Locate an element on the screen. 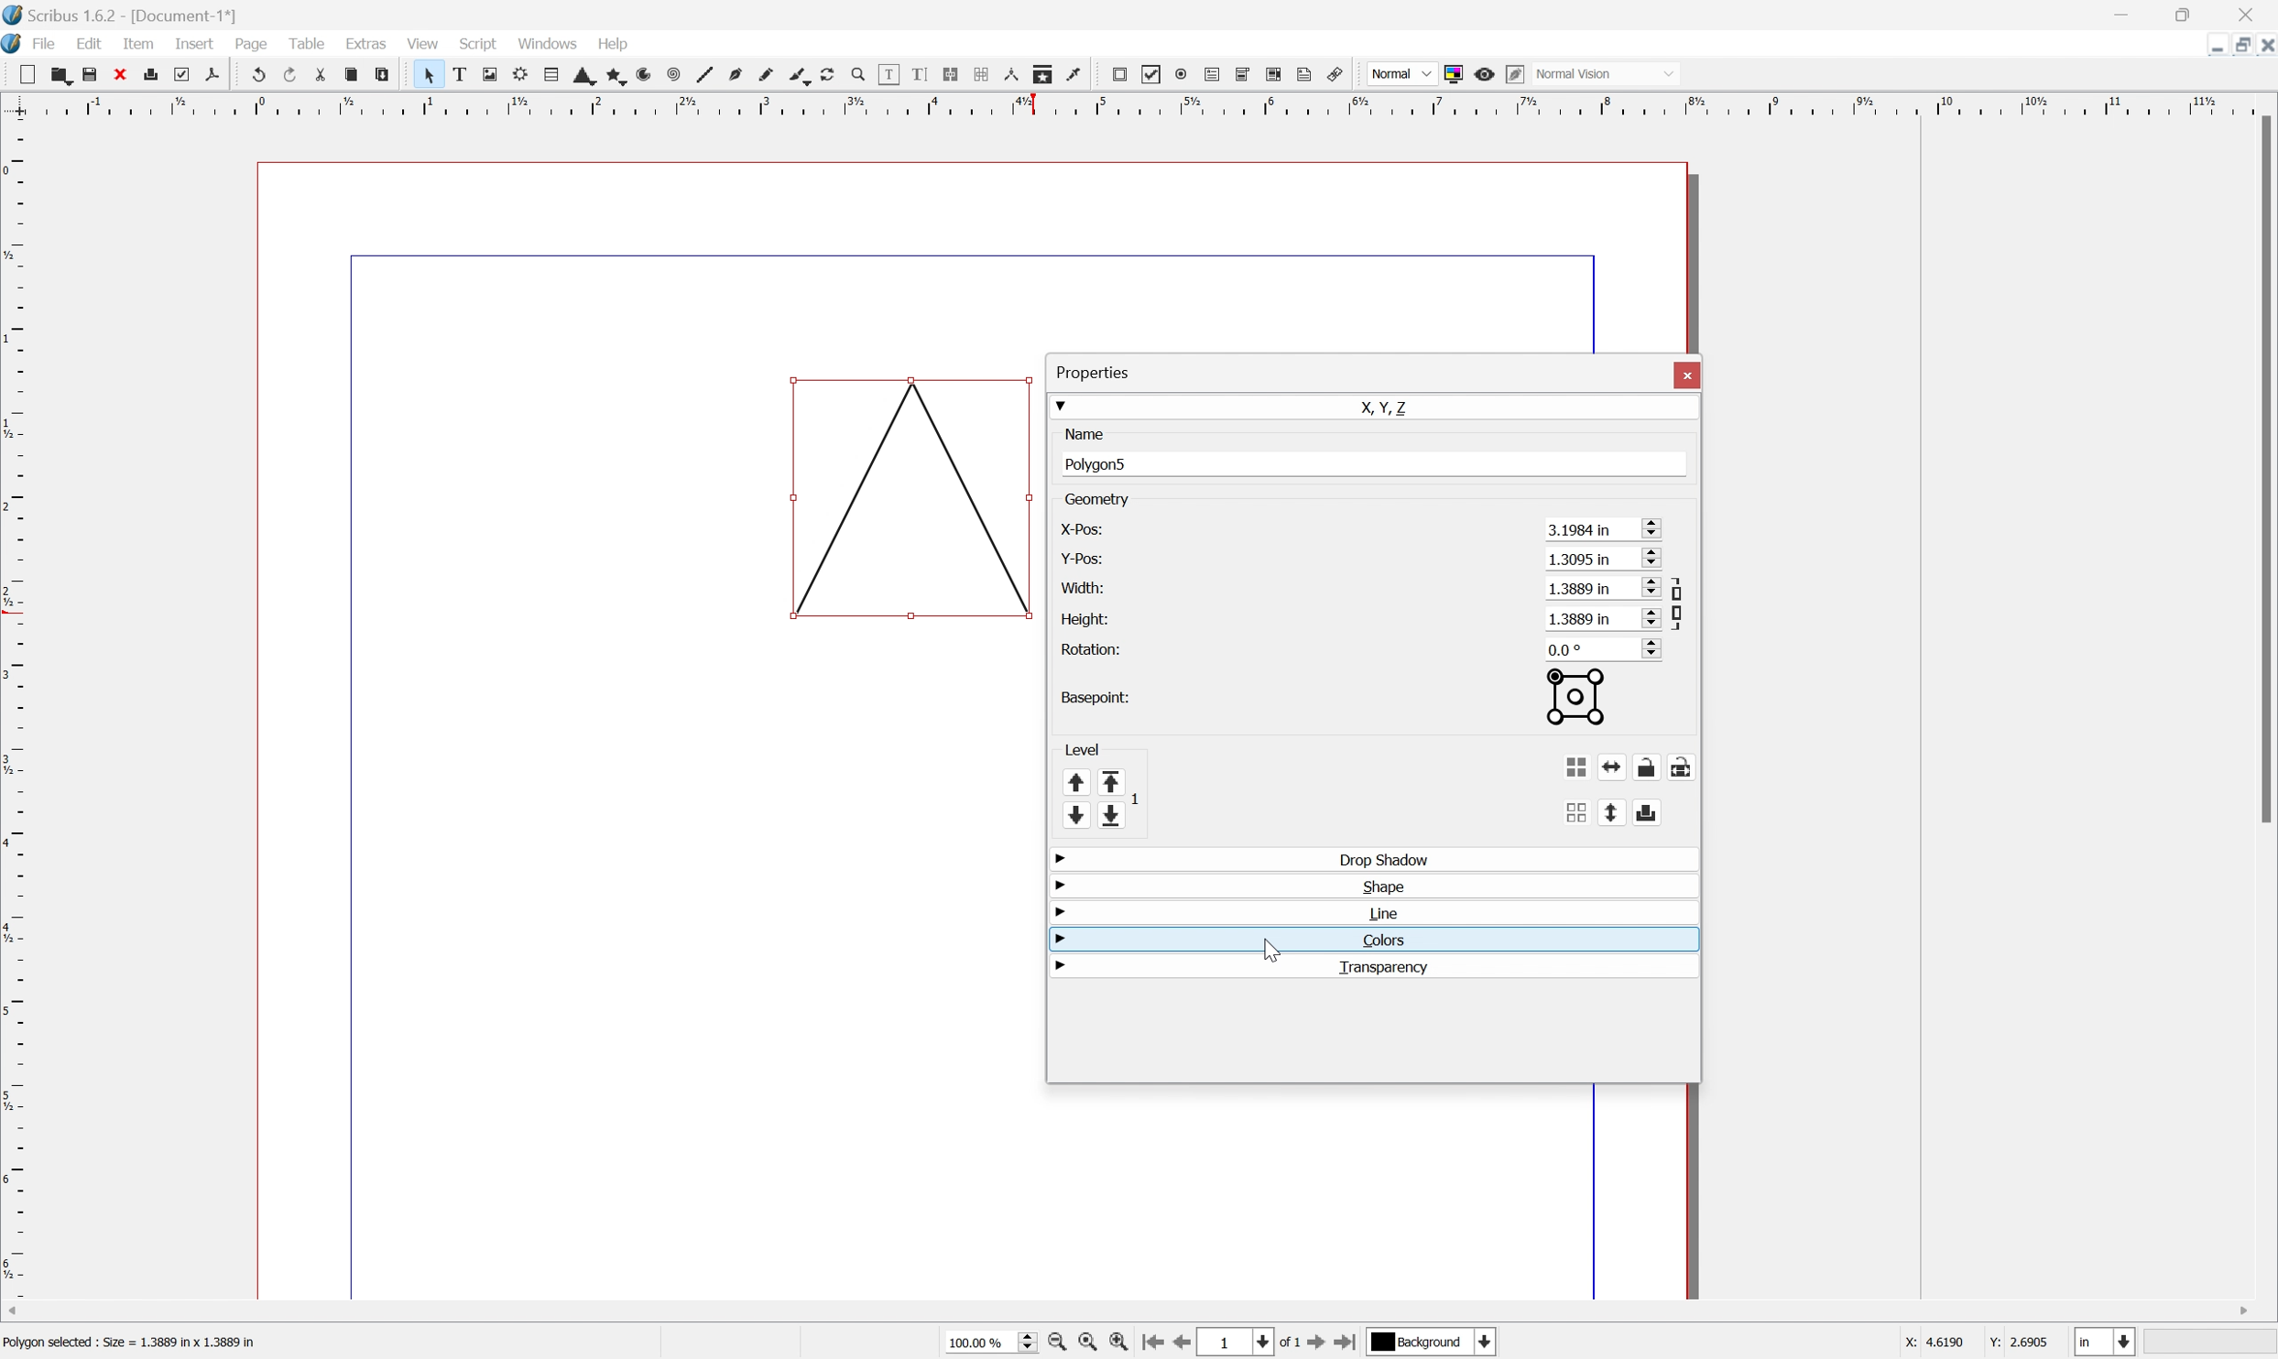 The height and width of the screenshot is (1359, 2278). Triangle is located at coordinates (913, 499).